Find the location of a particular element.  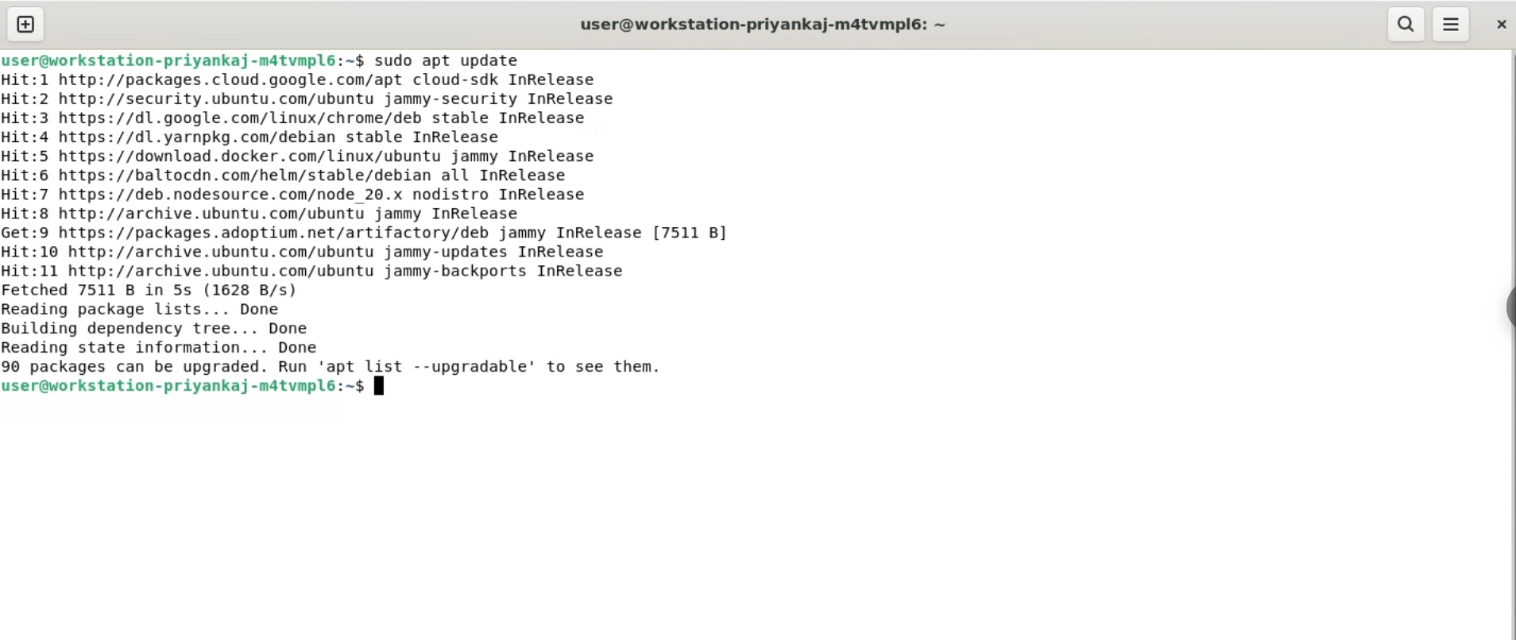

user@workstation-priyankaj-mdatvmplé6:~$ is located at coordinates (186, 60).